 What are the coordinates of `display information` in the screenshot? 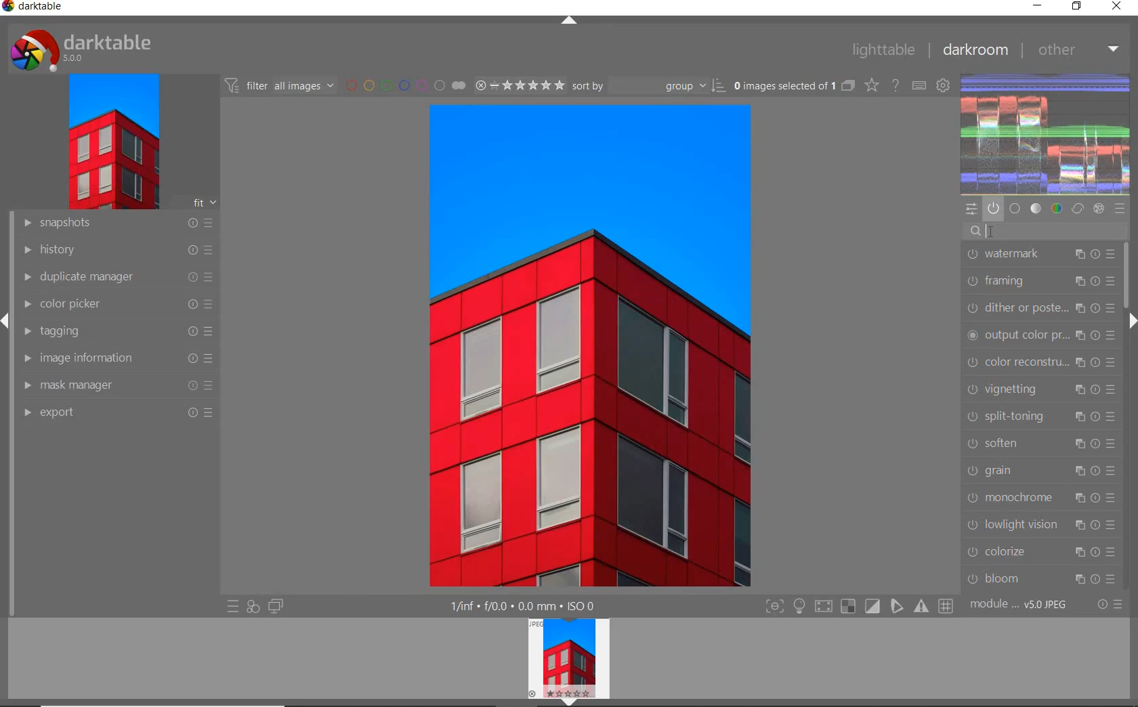 It's located at (524, 606).